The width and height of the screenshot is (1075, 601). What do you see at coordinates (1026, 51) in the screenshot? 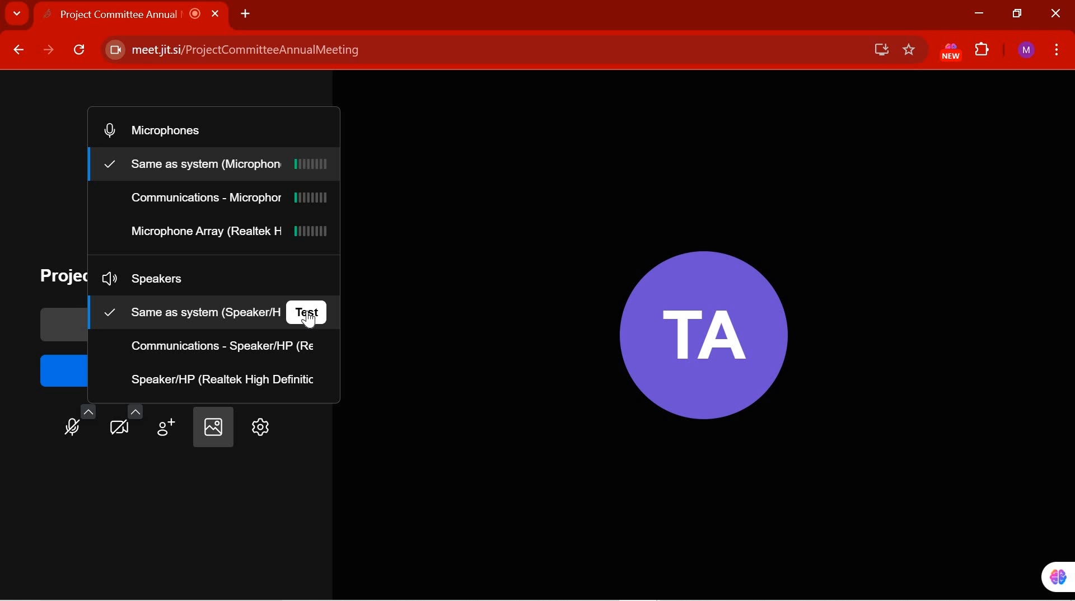
I see `ACCOUNT NAME` at bounding box center [1026, 51].